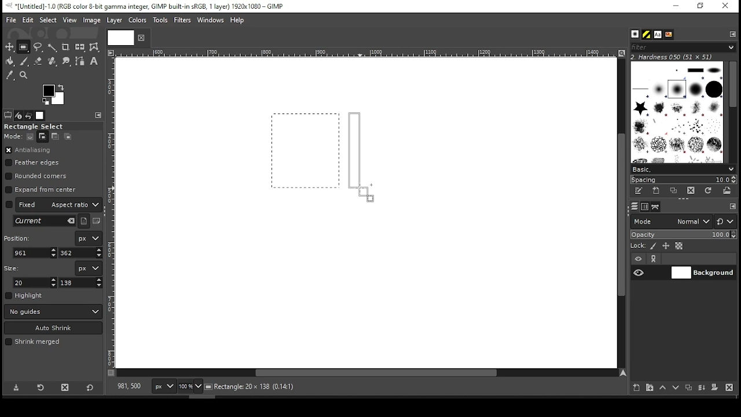 The image size is (741, 417). Describe the element at coordinates (19, 237) in the screenshot. I see `position` at that location.